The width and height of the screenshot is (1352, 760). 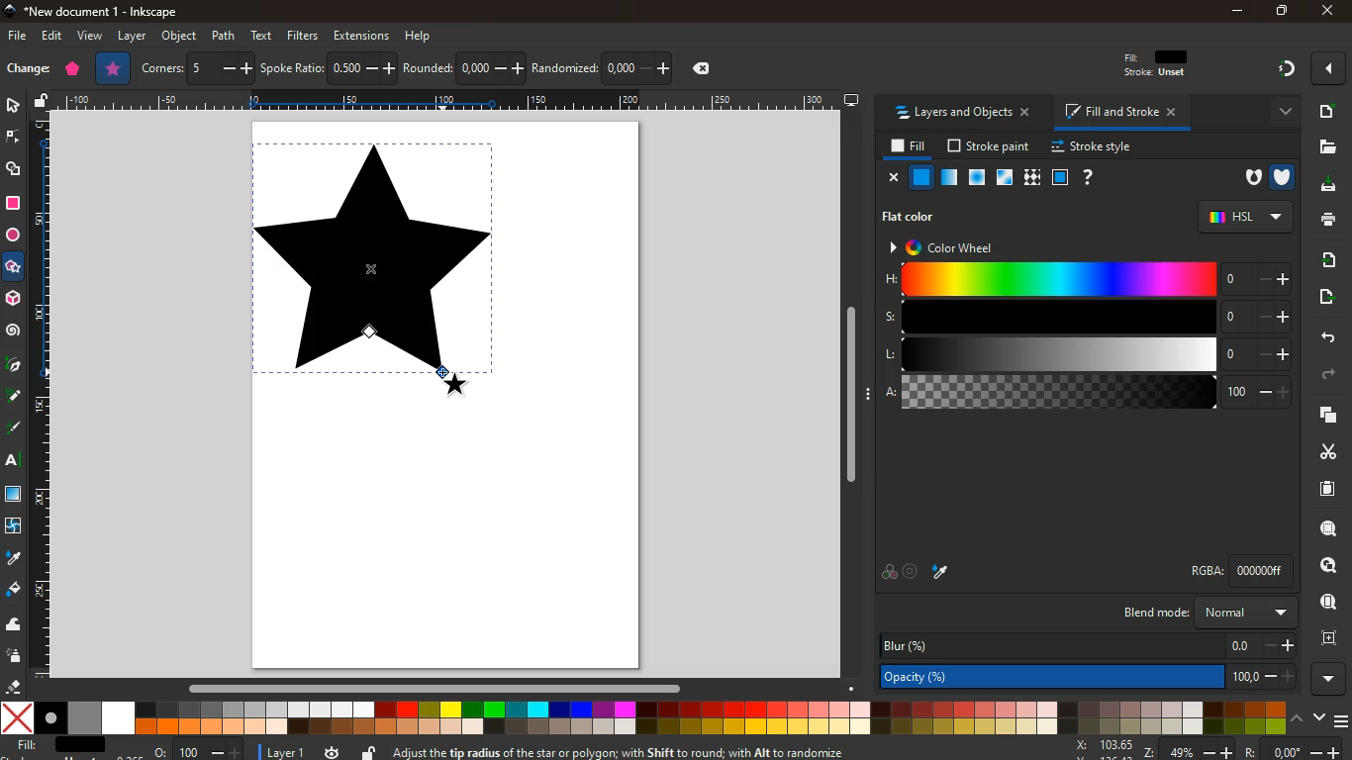 What do you see at coordinates (44, 102) in the screenshot?
I see `unlock` at bounding box center [44, 102].